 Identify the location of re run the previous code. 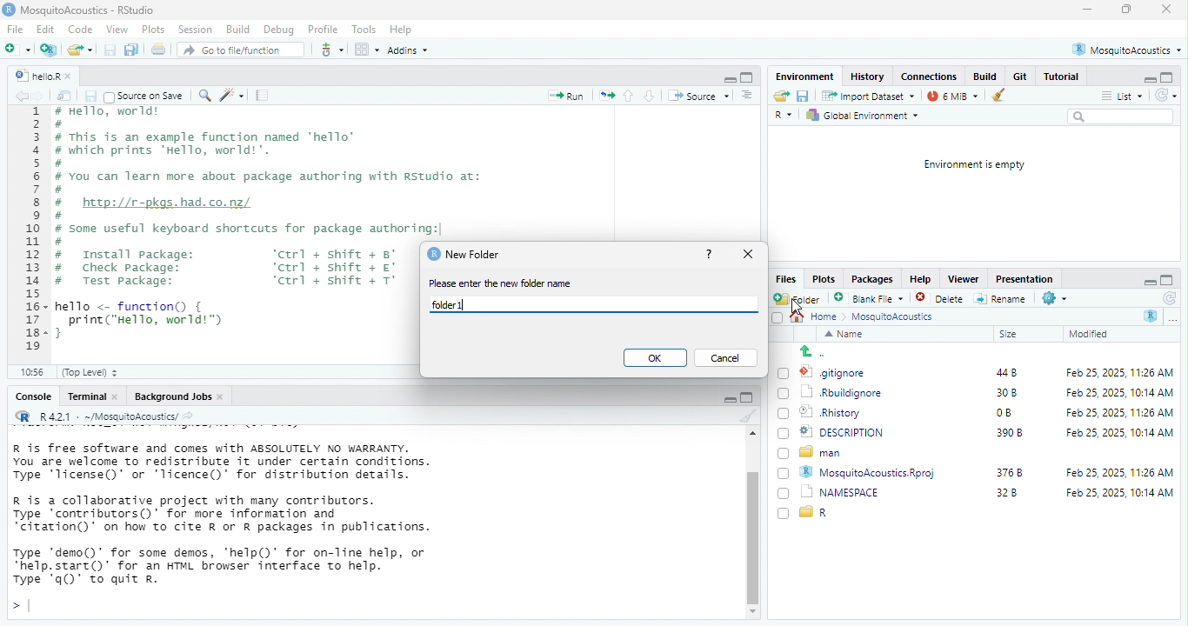
(604, 96).